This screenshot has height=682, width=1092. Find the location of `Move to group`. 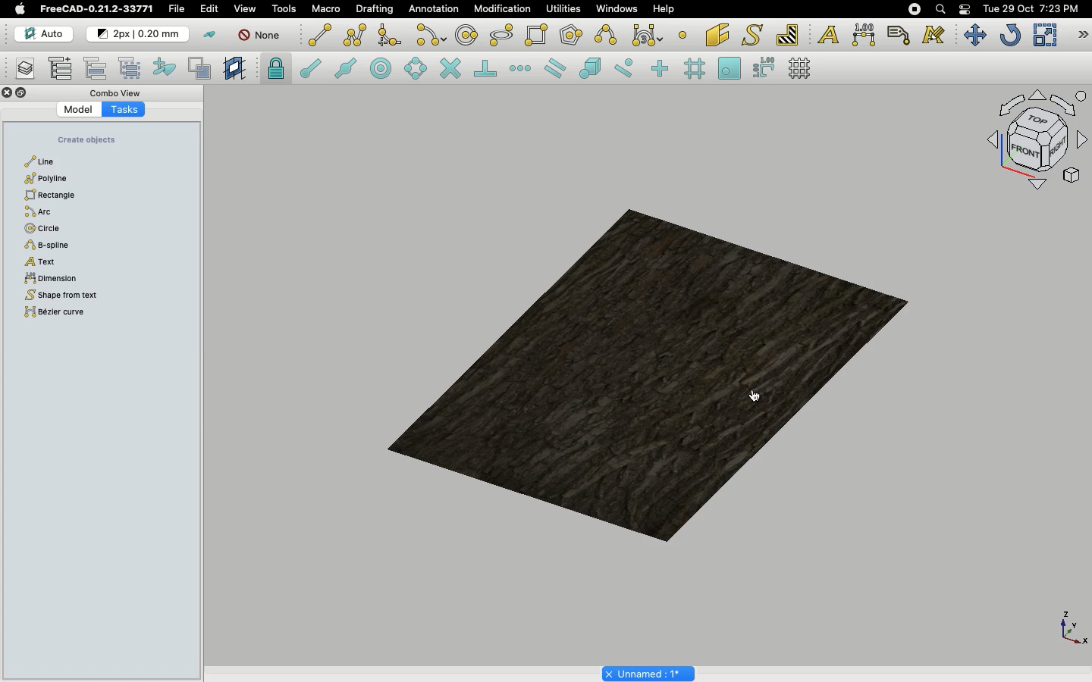

Move to group is located at coordinates (96, 67).